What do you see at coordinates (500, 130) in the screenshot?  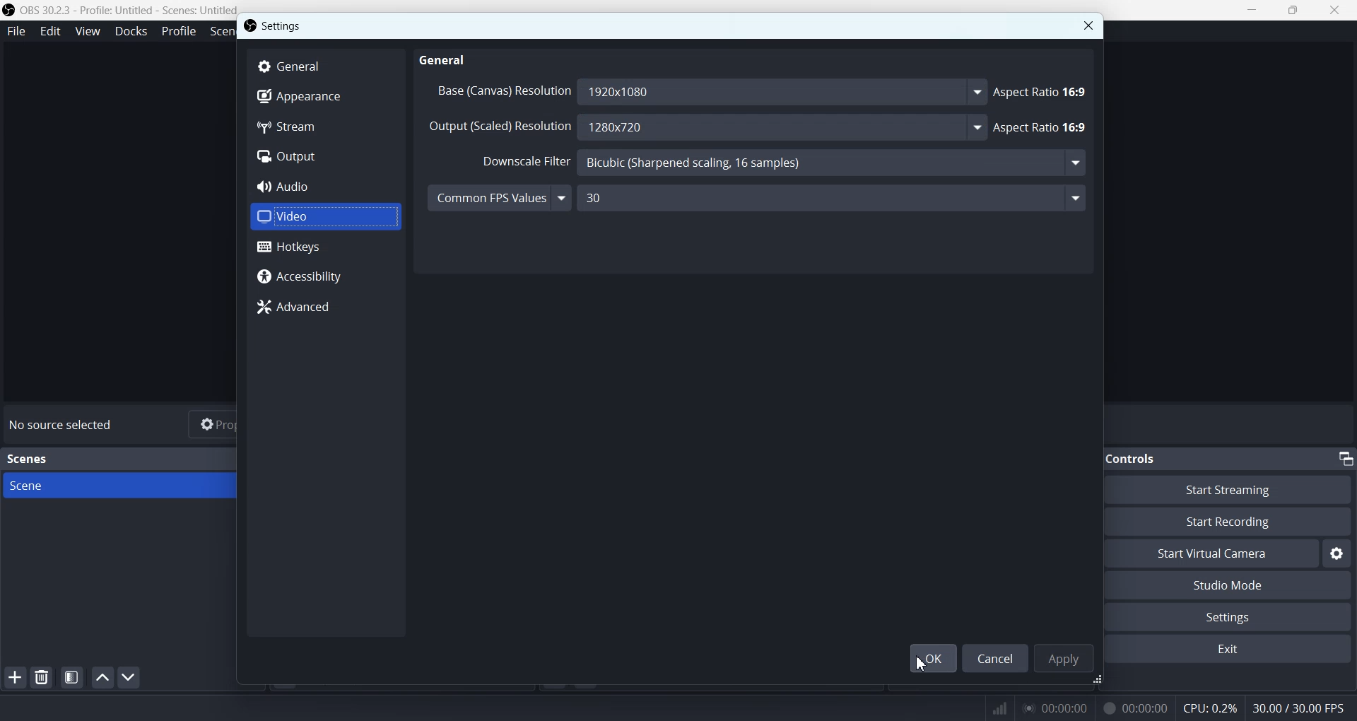 I see `Output(Scaled) resolution` at bounding box center [500, 130].